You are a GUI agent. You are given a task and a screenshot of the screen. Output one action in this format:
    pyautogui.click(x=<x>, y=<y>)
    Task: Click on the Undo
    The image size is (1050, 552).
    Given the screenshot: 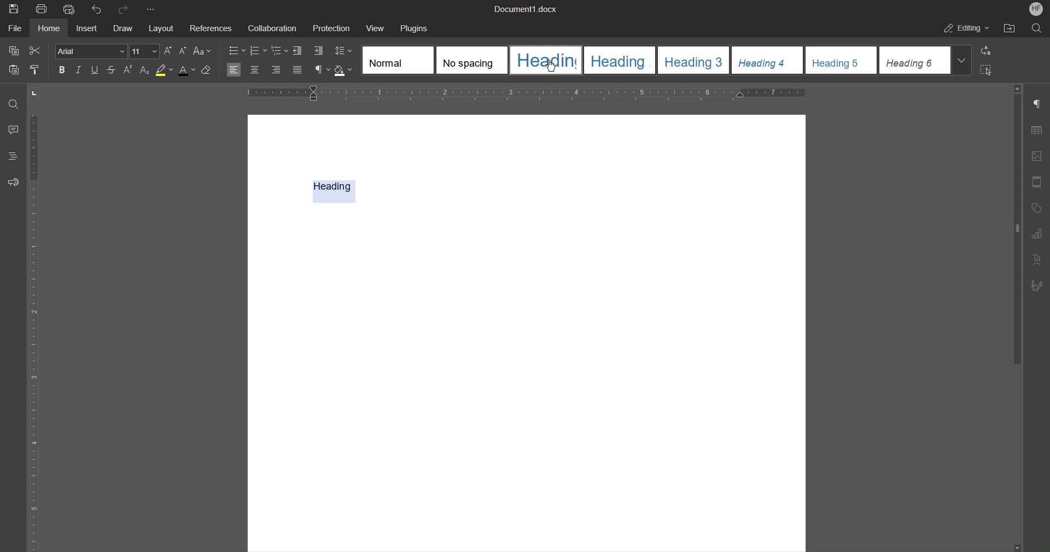 What is the action you would take?
    pyautogui.click(x=97, y=8)
    